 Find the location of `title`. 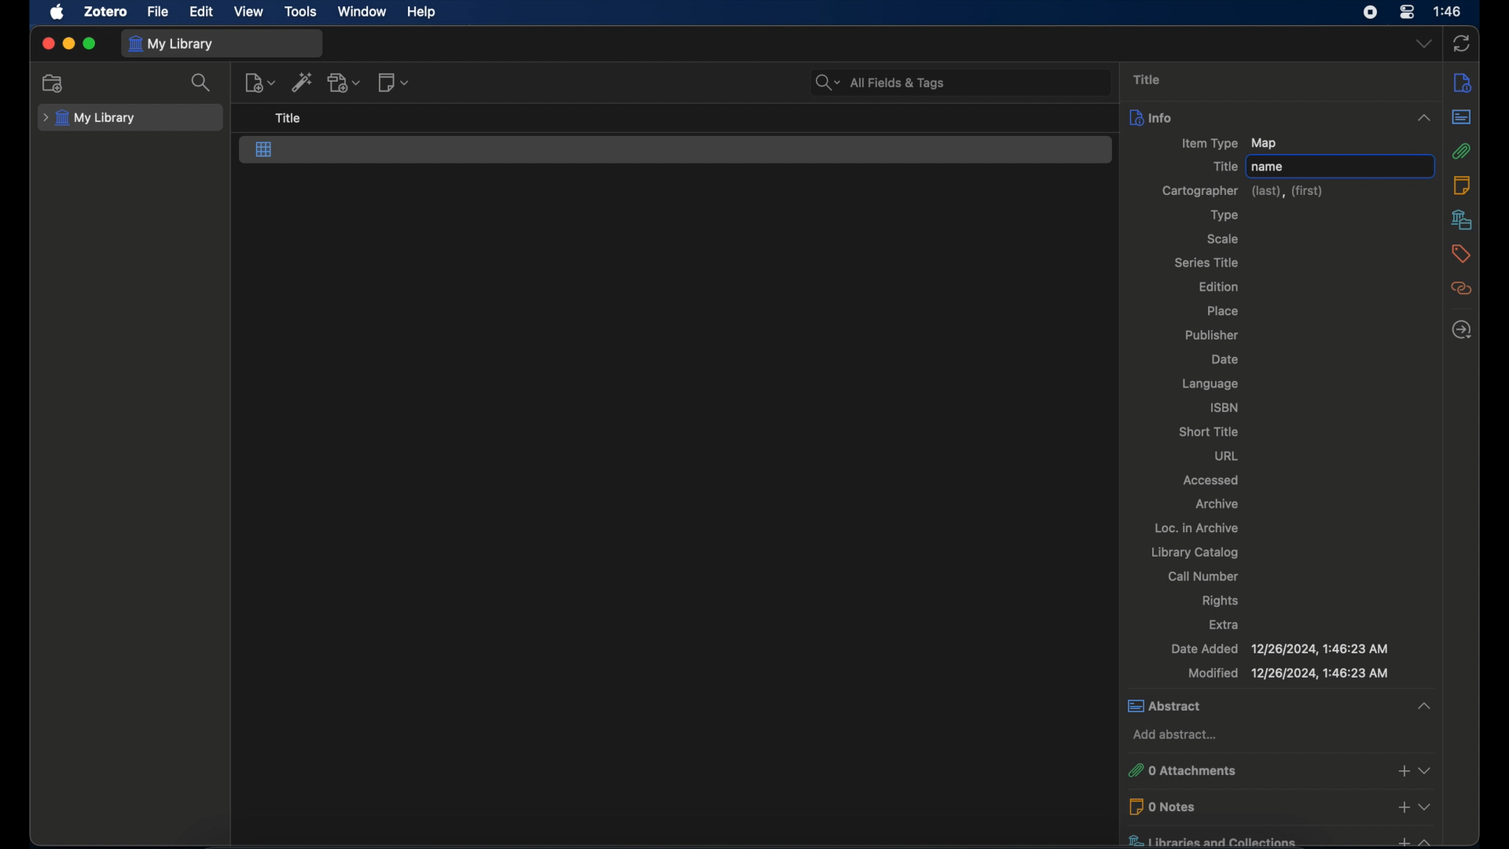

title is located at coordinates (1225, 167).